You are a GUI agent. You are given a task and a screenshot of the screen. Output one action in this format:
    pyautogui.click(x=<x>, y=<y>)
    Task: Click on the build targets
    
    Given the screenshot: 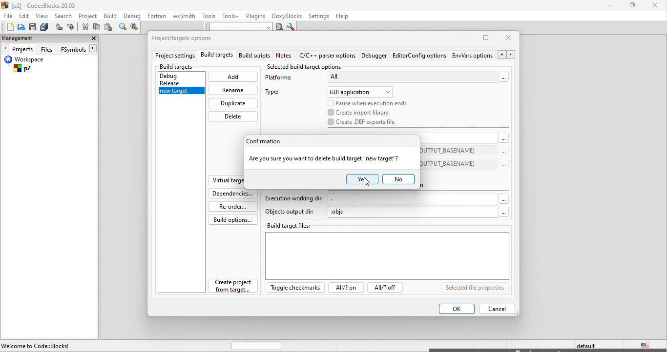 What is the action you would take?
    pyautogui.click(x=185, y=67)
    